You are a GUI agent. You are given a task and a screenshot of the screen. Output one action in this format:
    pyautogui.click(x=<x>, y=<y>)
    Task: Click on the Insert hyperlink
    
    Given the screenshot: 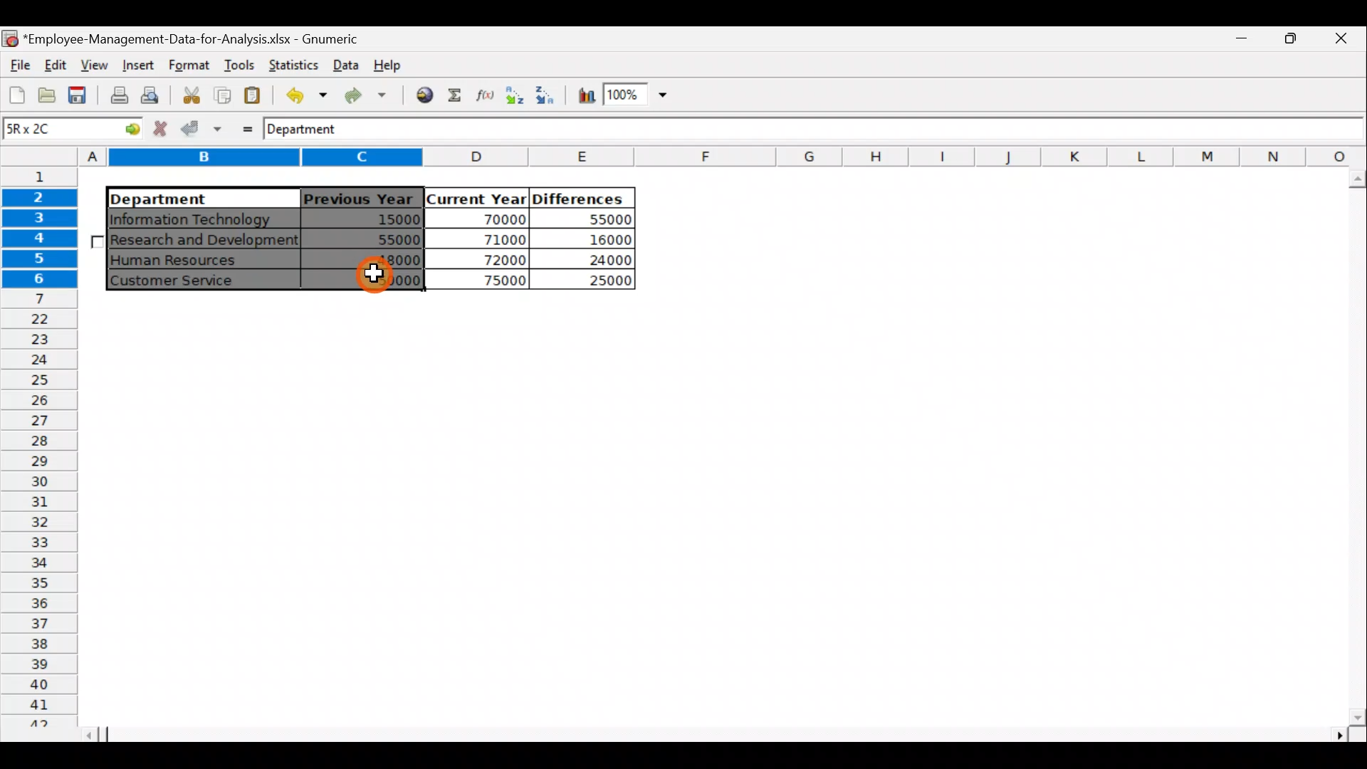 What is the action you would take?
    pyautogui.click(x=426, y=95)
    